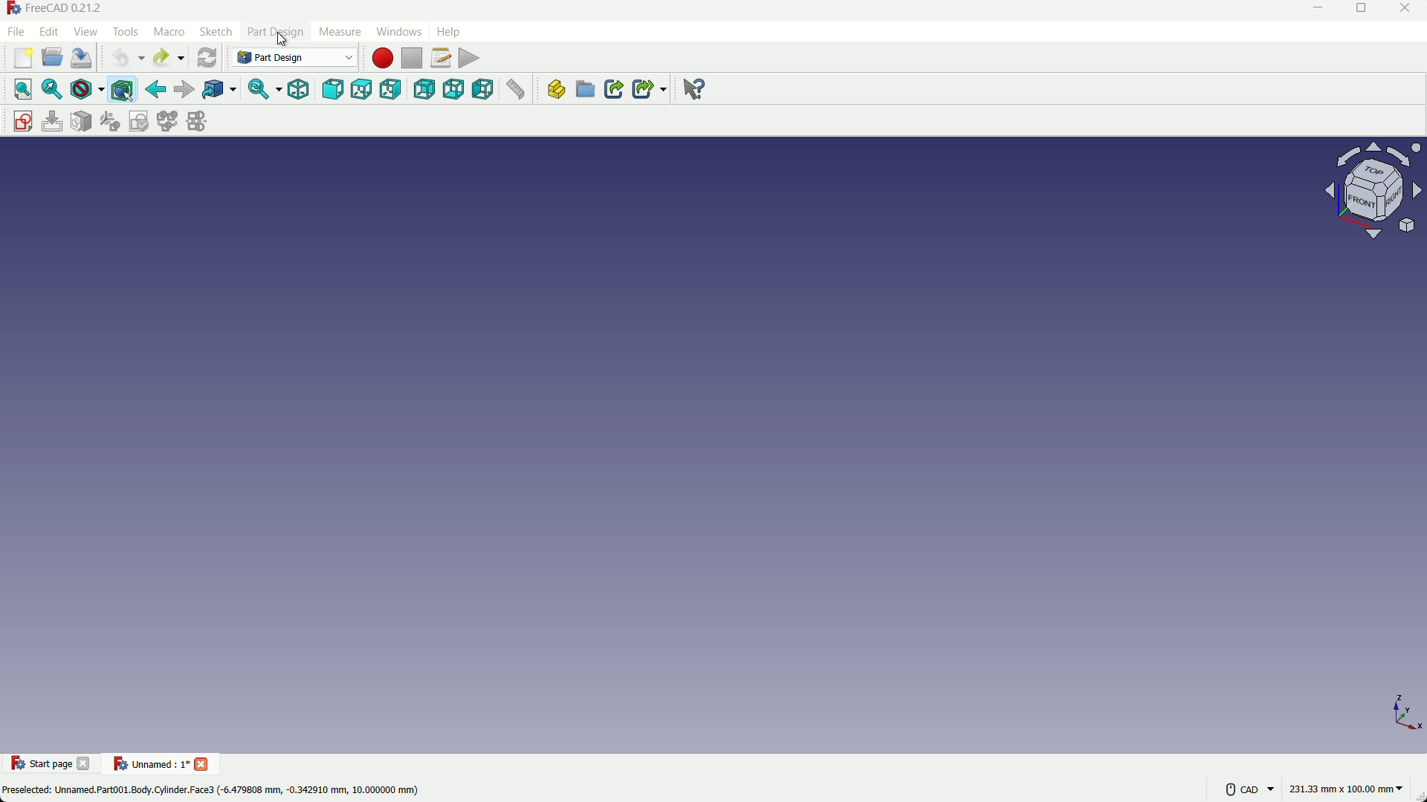 This screenshot has height=802, width=1427. What do you see at coordinates (650, 89) in the screenshot?
I see `create sub link` at bounding box center [650, 89].